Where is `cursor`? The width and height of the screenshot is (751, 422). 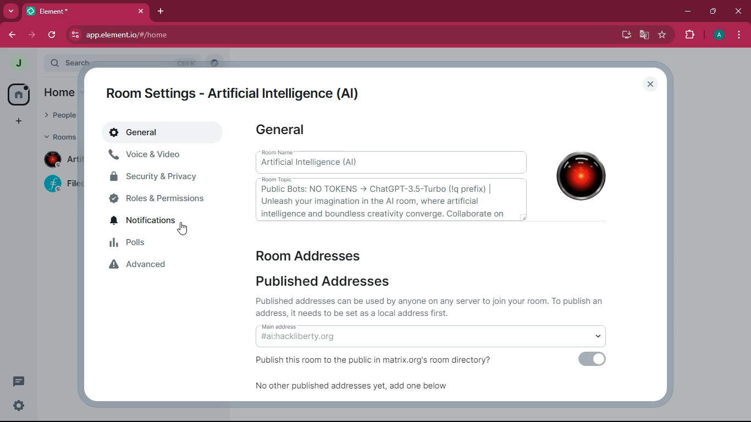 cursor is located at coordinates (186, 228).